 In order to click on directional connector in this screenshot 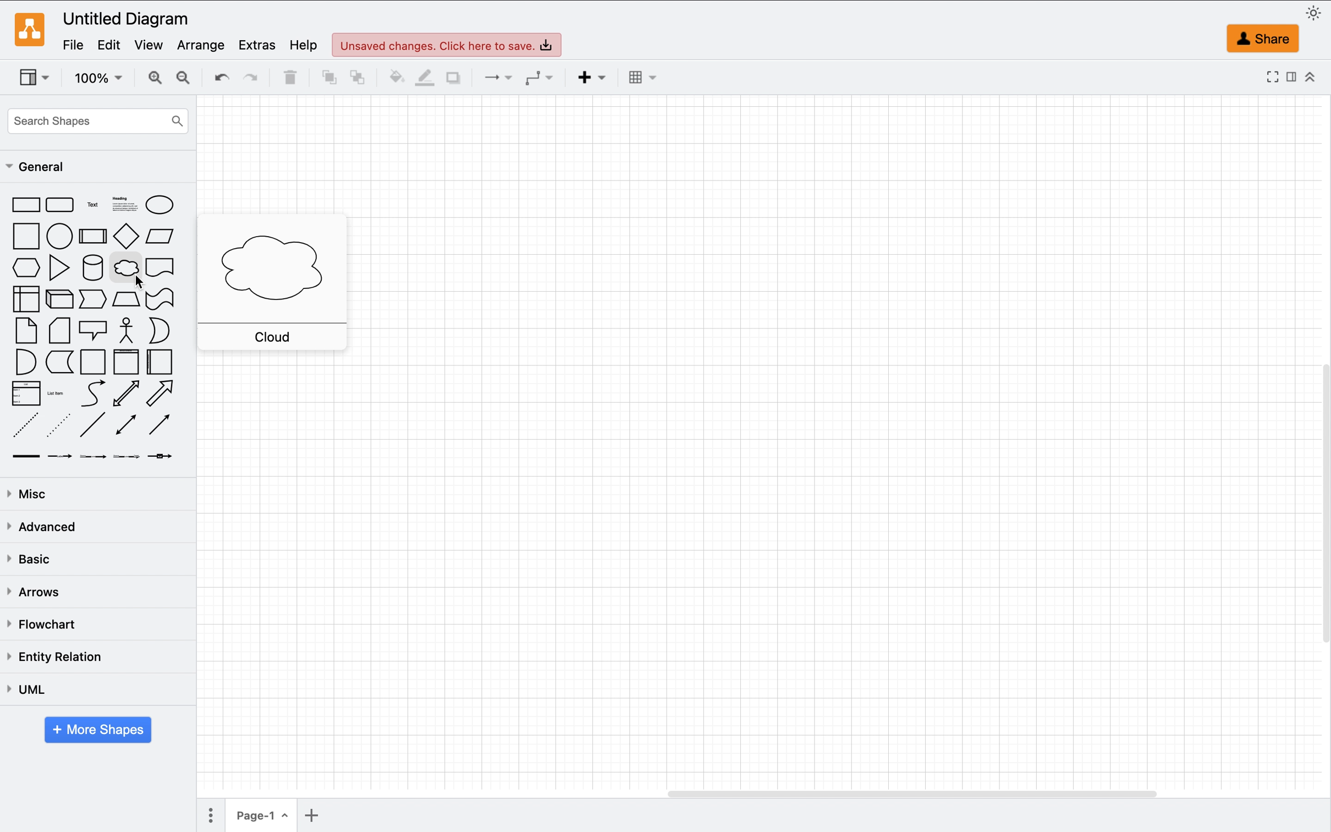, I will do `click(158, 425)`.